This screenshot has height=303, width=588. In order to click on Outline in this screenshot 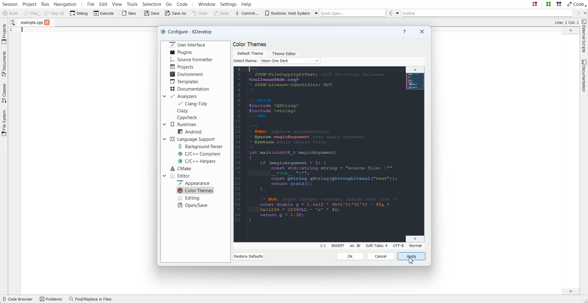, I will do `click(486, 13)`.